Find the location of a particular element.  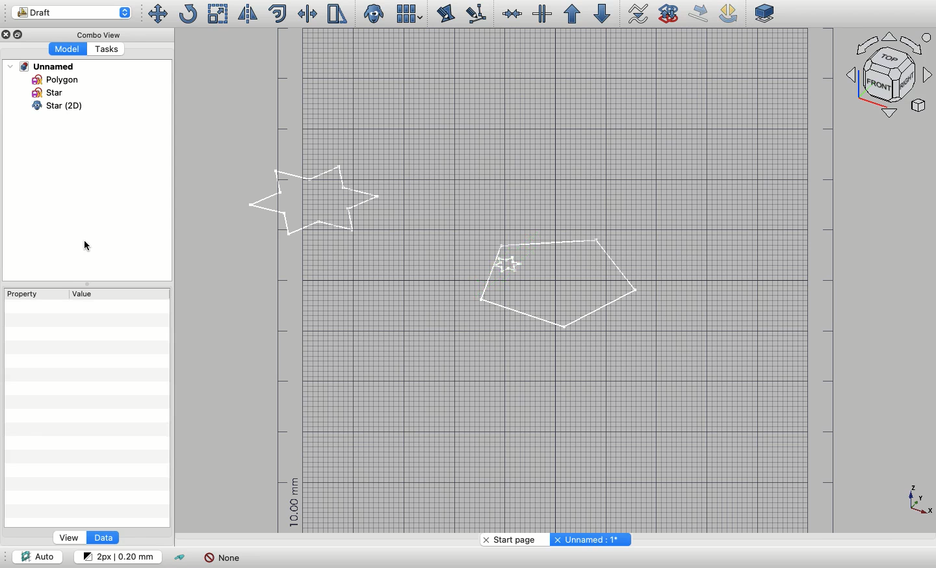

Value is located at coordinates (87, 294).